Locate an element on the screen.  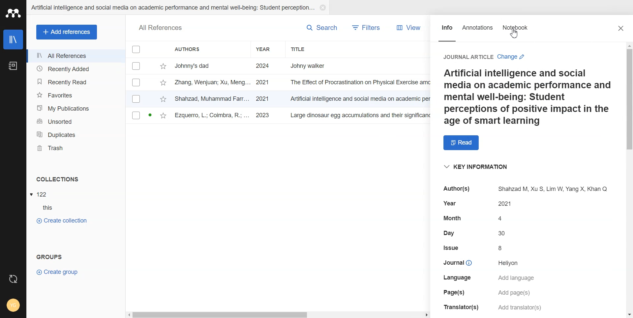
Recently Added is located at coordinates (75, 68).